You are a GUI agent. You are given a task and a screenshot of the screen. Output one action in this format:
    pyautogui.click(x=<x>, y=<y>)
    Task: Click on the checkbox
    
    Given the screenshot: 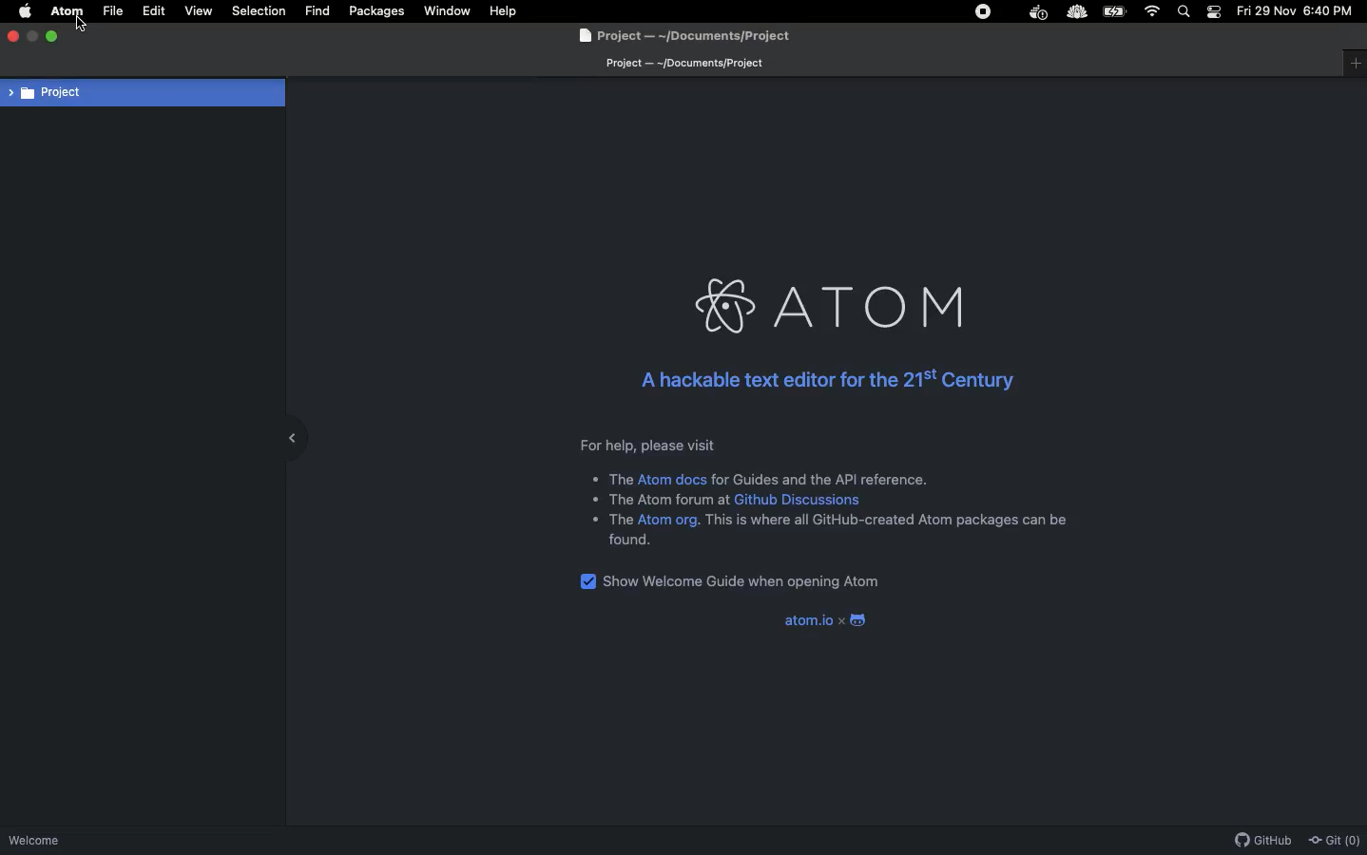 What is the action you would take?
    pyautogui.click(x=586, y=580)
    